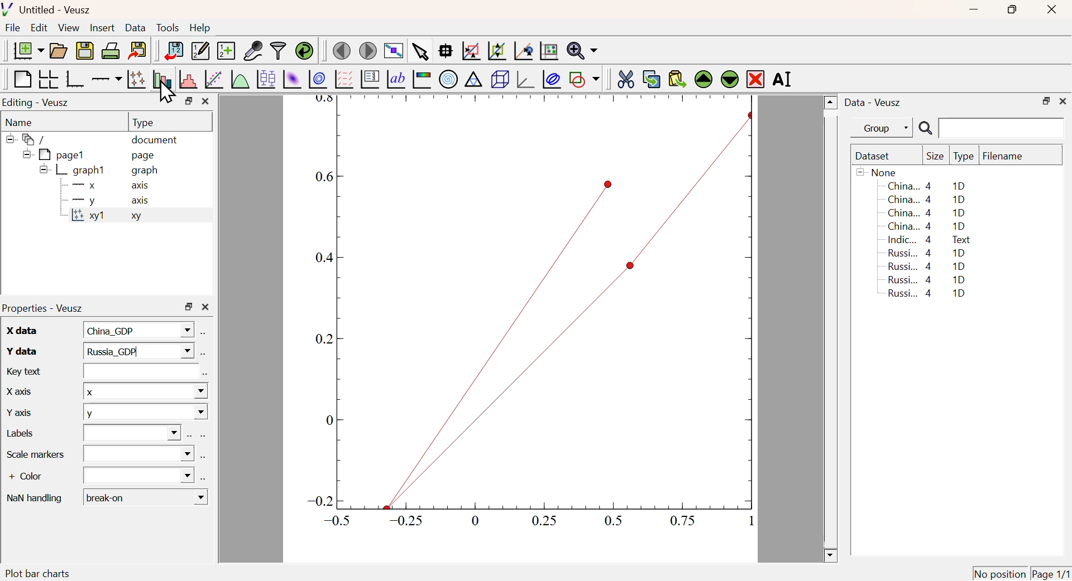 The height and width of the screenshot is (581, 1072). What do you see at coordinates (162, 79) in the screenshot?
I see `Plot bar charts` at bounding box center [162, 79].